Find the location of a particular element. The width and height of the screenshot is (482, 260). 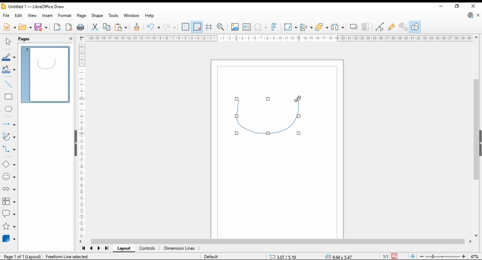

Ruler is located at coordinates (279, 38).